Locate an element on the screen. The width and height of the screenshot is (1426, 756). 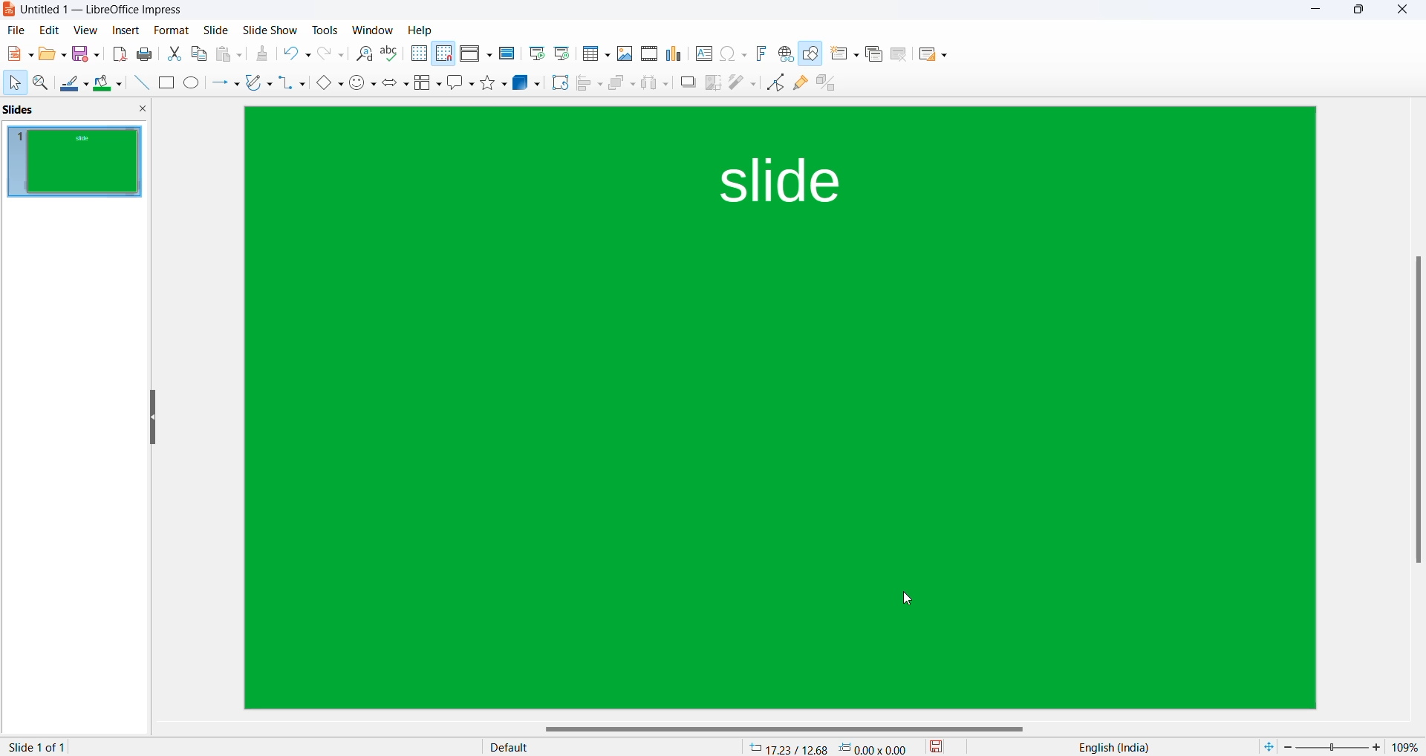
rectangle  is located at coordinates (166, 82).